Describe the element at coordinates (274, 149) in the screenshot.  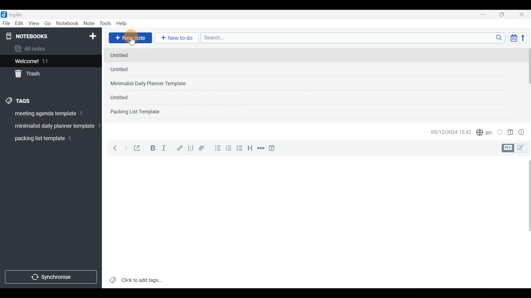
I see `Insert time` at that location.